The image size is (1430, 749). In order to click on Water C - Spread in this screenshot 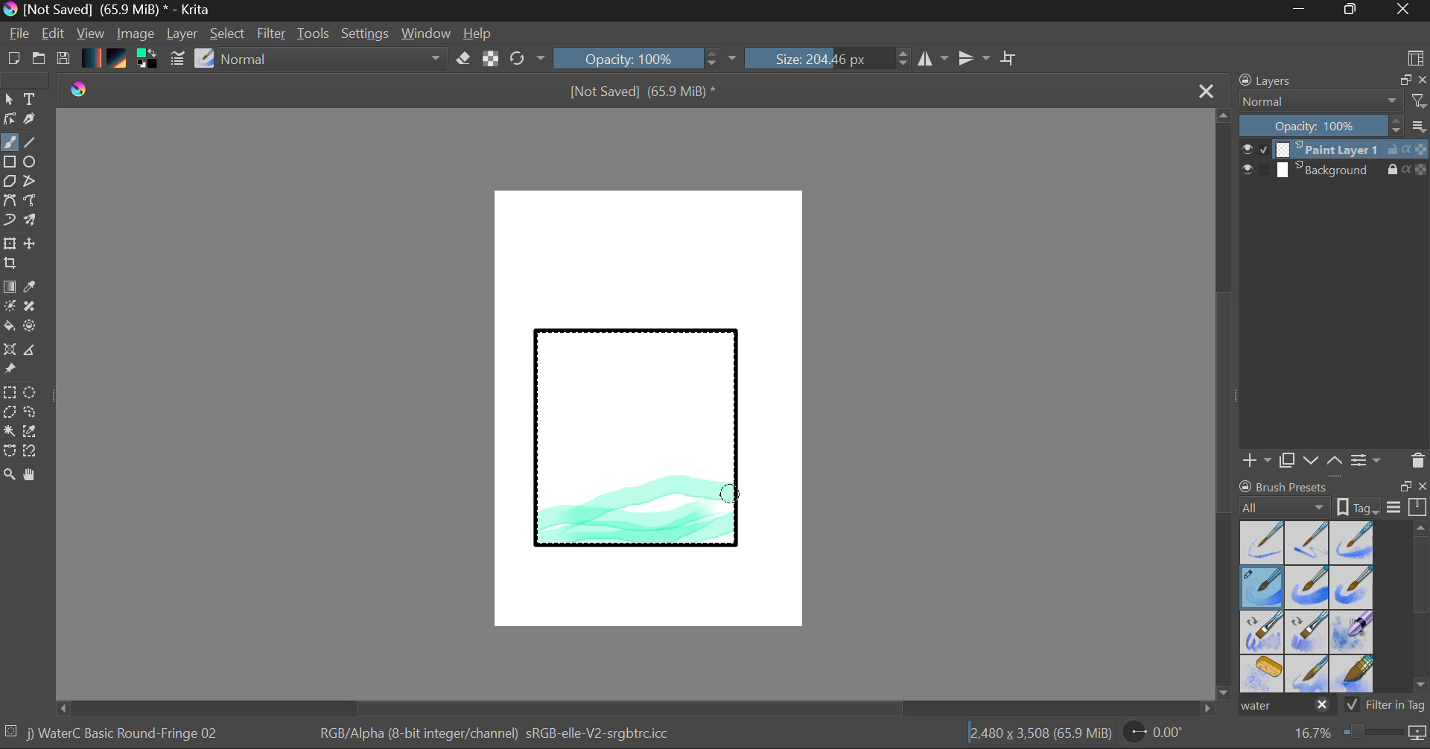, I will do `click(1309, 674)`.